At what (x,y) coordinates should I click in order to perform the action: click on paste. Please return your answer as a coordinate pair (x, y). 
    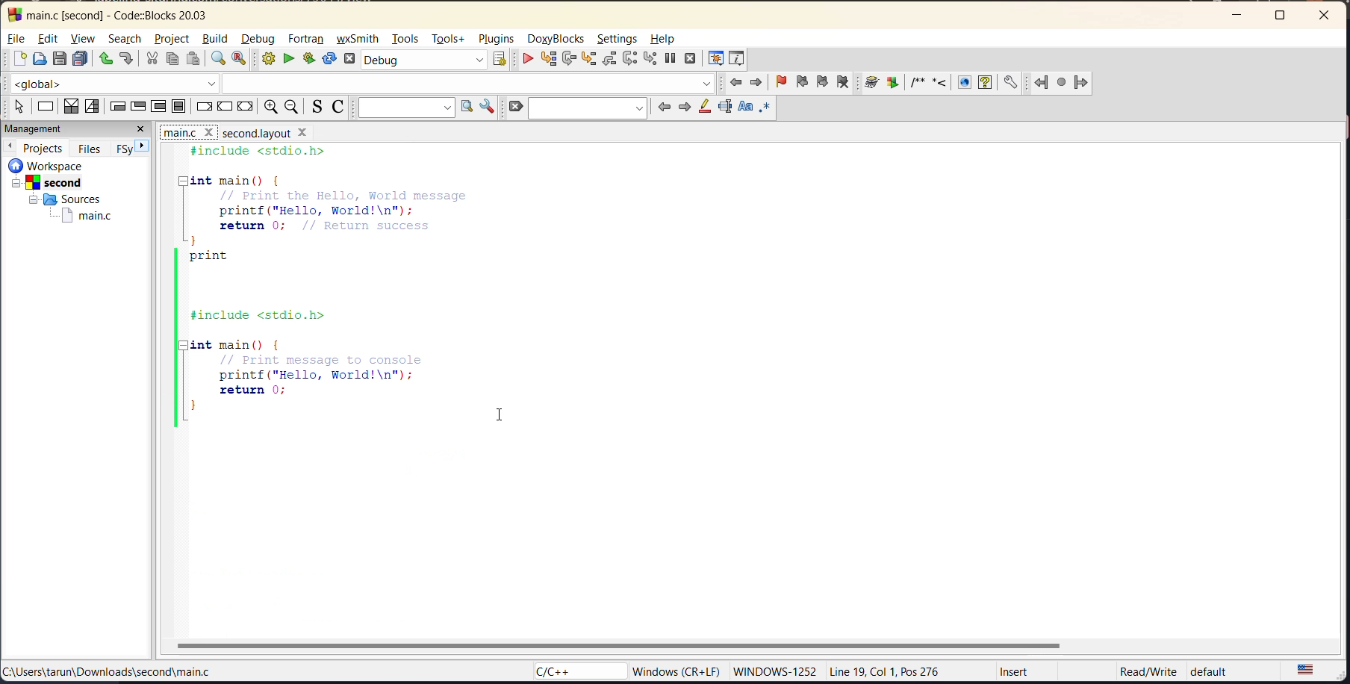
    Looking at the image, I should click on (193, 60).